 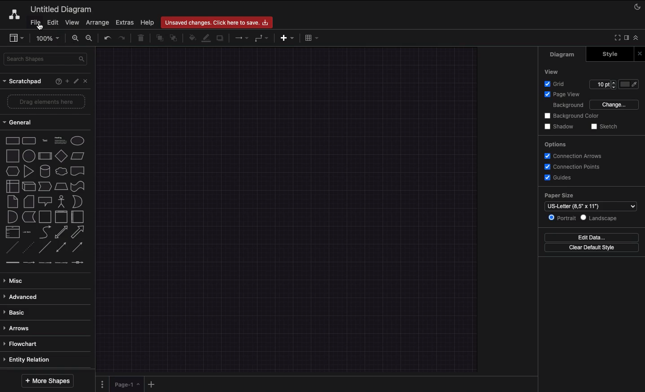 What do you see at coordinates (29, 187) in the screenshot?
I see `Cube` at bounding box center [29, 187].